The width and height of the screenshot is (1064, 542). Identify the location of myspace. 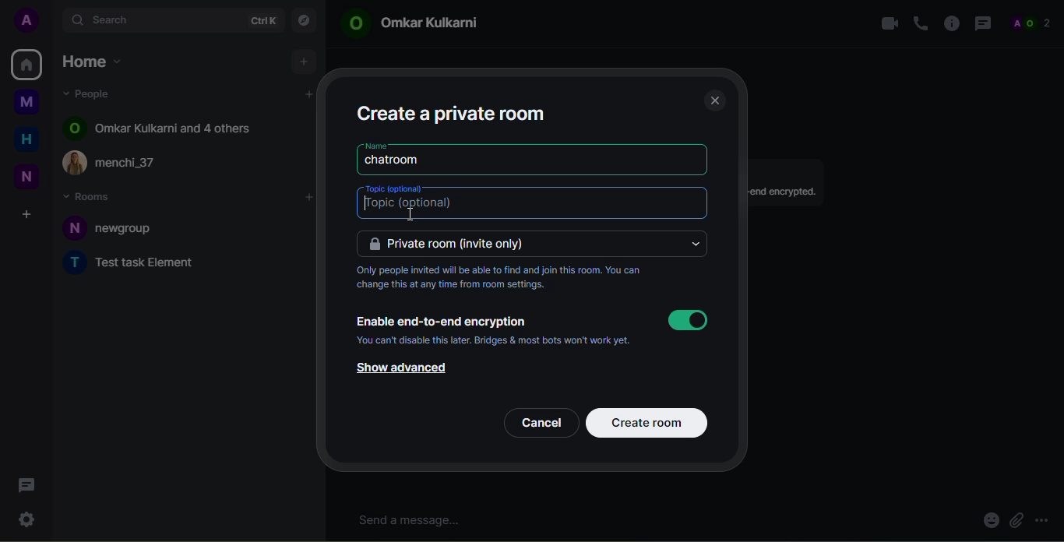
(26, 101).